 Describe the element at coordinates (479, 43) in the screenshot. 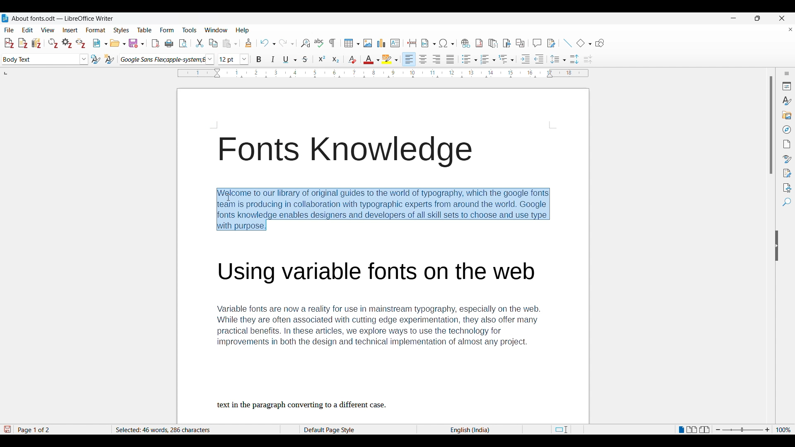

I see `Insert footnote` at that location.